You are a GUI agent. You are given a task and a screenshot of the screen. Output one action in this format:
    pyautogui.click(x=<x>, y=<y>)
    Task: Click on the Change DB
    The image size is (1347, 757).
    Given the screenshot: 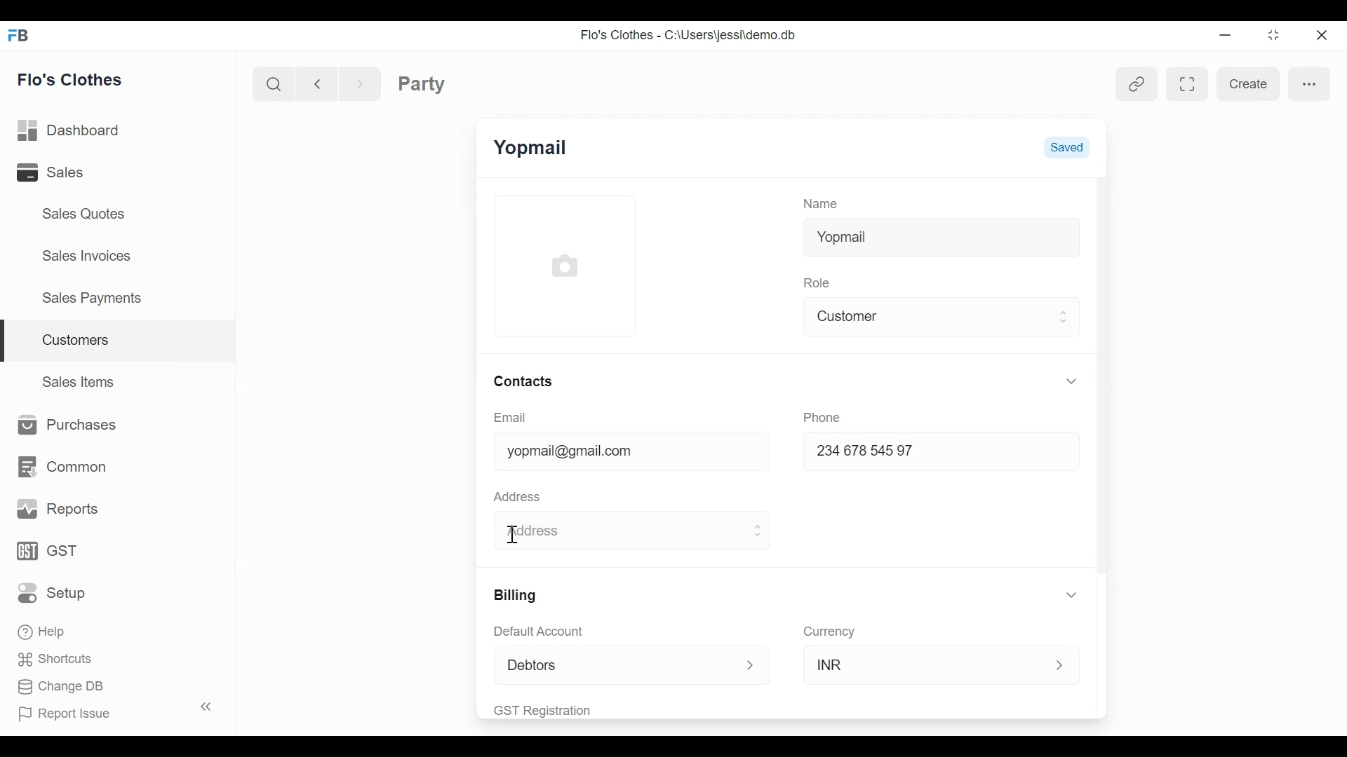 What is the action you would take?
    pyautogui.click(x=62, y=688)
    